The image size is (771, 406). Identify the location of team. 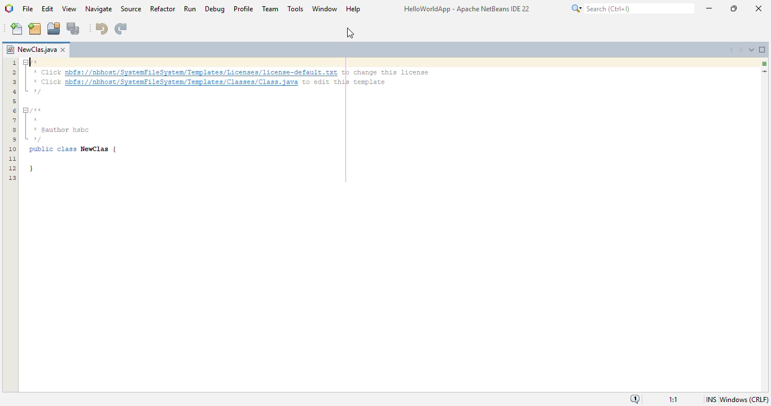
(270, 8).